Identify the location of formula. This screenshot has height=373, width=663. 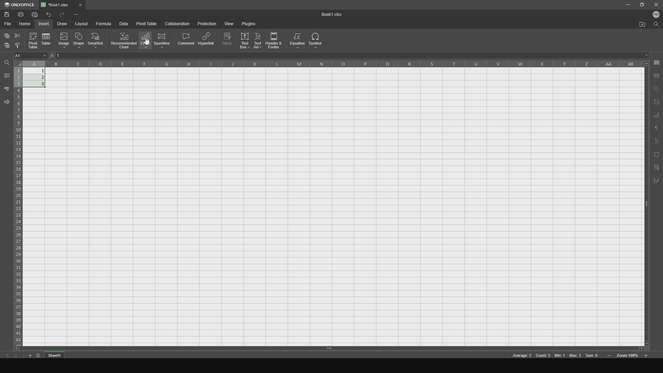
(104, 24).